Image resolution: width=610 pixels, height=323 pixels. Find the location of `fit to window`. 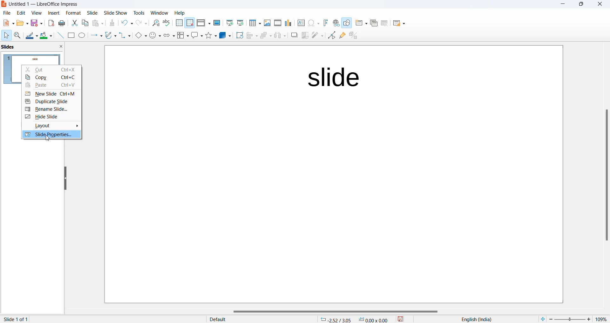

fit to window is located at coordinates (542, 318).